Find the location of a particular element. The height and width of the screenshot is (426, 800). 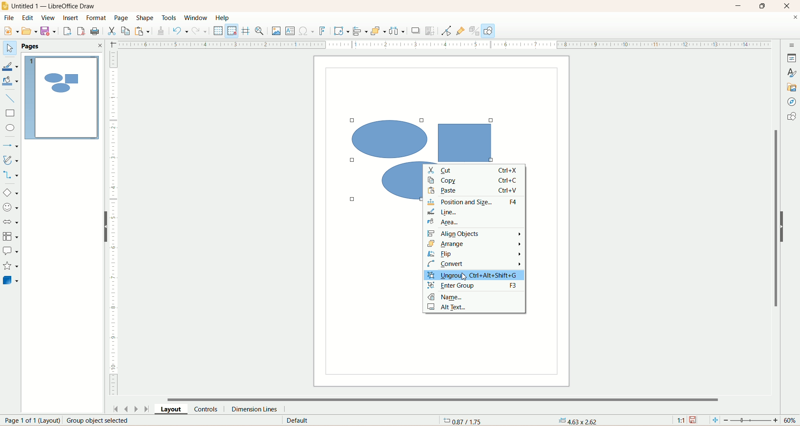

export directly as PDF is located at coordinates (81, 31).